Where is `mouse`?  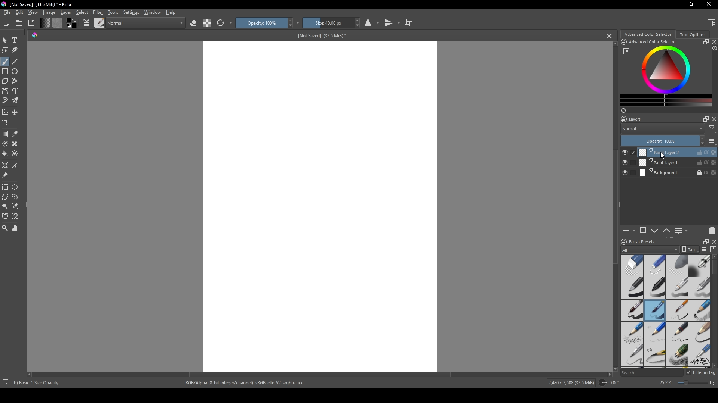
mouse is located at coordinates (4, 40).